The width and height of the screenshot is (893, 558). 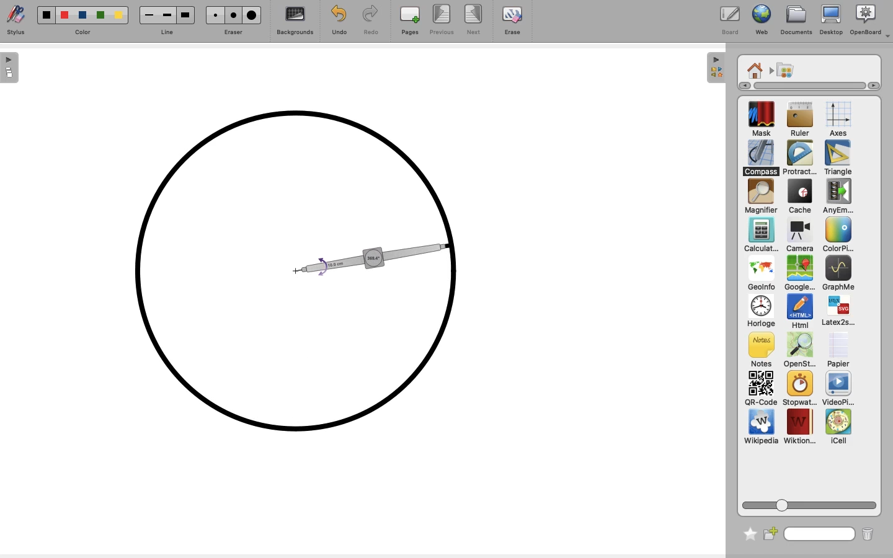 I want to click on Papier, so click(x=838, y=349).